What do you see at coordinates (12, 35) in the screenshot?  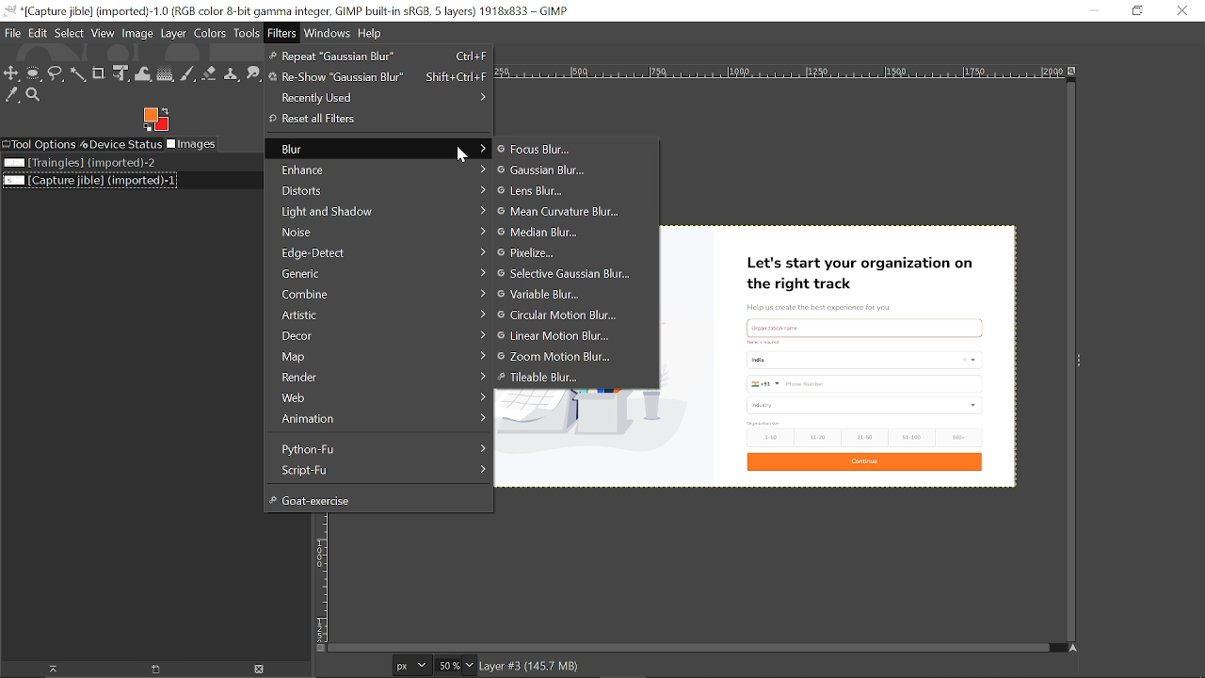 I see `File` at bounding box center [12, 35].